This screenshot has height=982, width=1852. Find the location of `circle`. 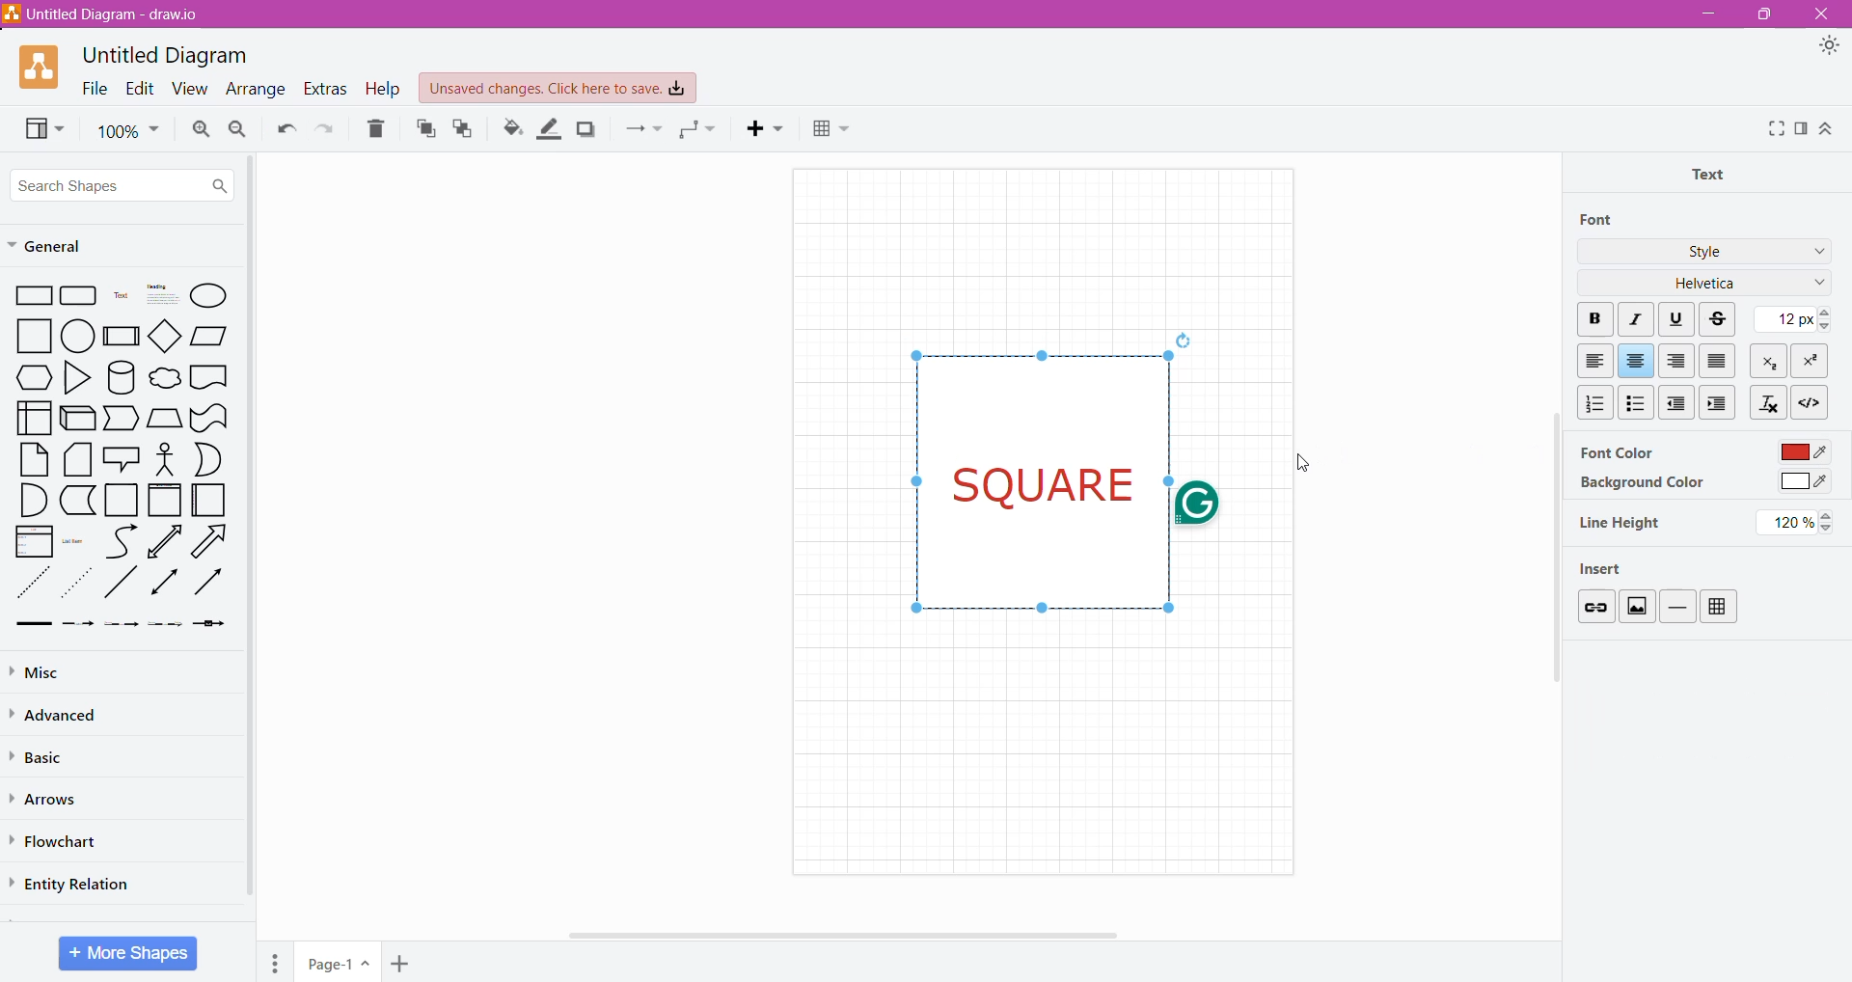

circle is located at coordinates (78, 335).